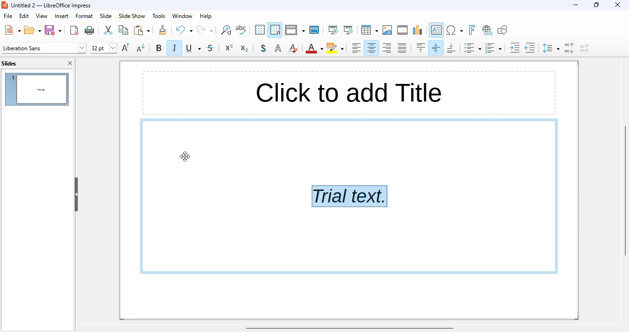 This screenshot has width=629, height=332. What do you see at coordinates (141, 30) in the screenshot?
I see `paste` at bounding box center [141, 30].